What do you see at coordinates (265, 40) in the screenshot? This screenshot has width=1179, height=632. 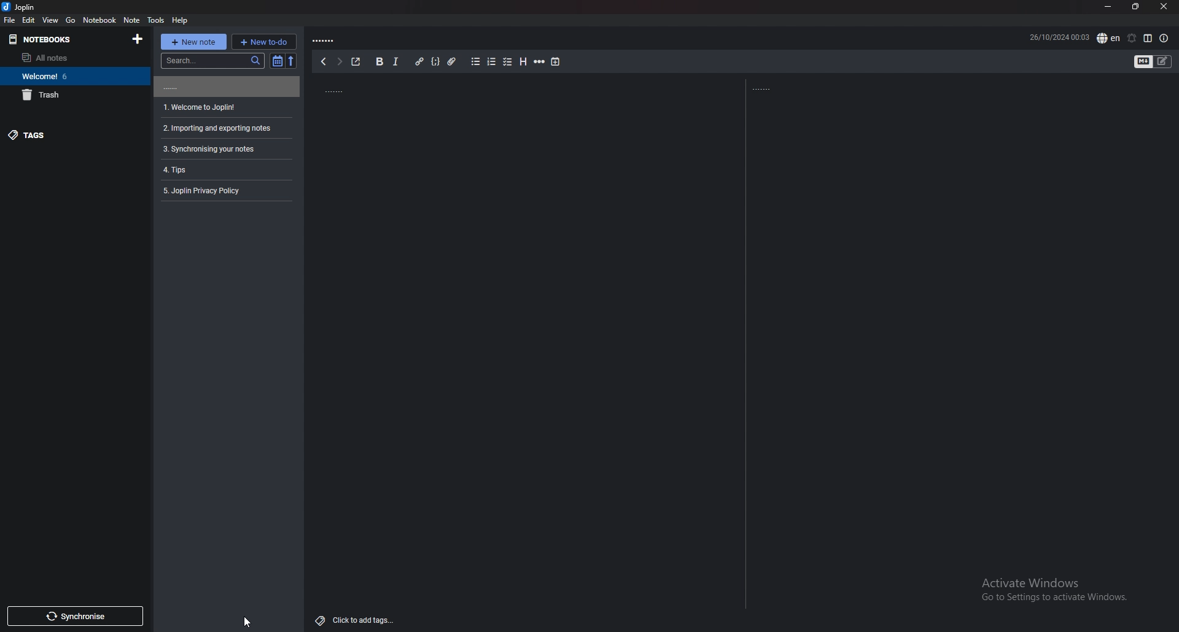 I see `new todo` at bounding box center [265, 40].